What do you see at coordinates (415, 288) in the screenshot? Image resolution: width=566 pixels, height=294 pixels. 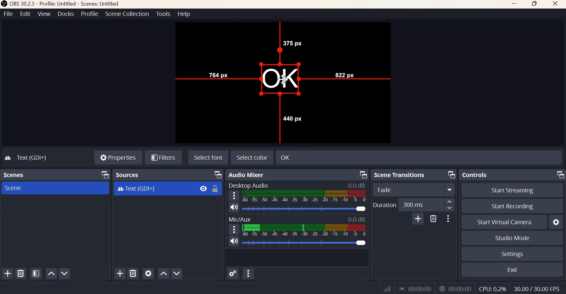 I see `Live Duration Timer` at bounding box center [415, 288].